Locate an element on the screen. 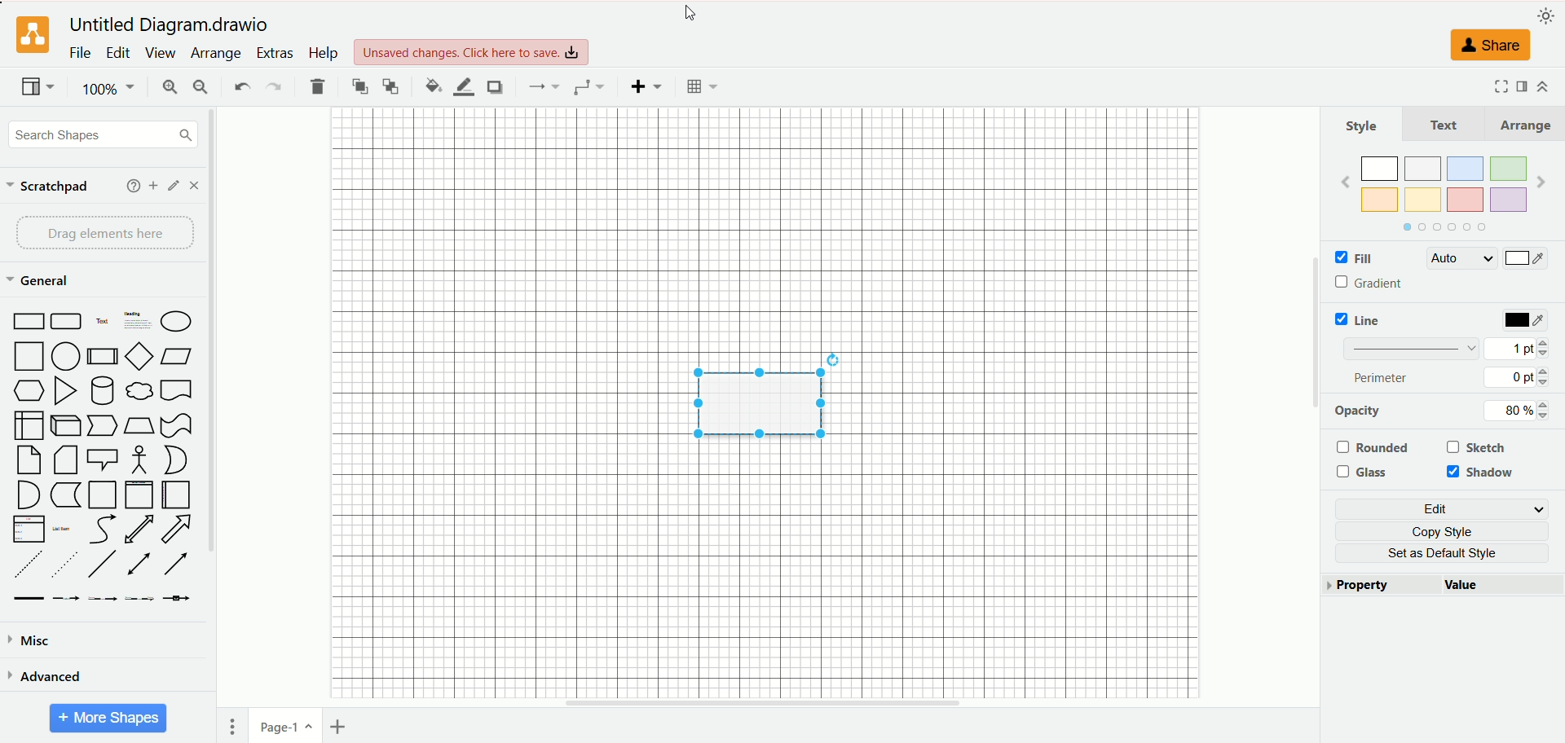 The width and height of the screenshot is (1565, 743). shape is located at coordinates (756, 400).